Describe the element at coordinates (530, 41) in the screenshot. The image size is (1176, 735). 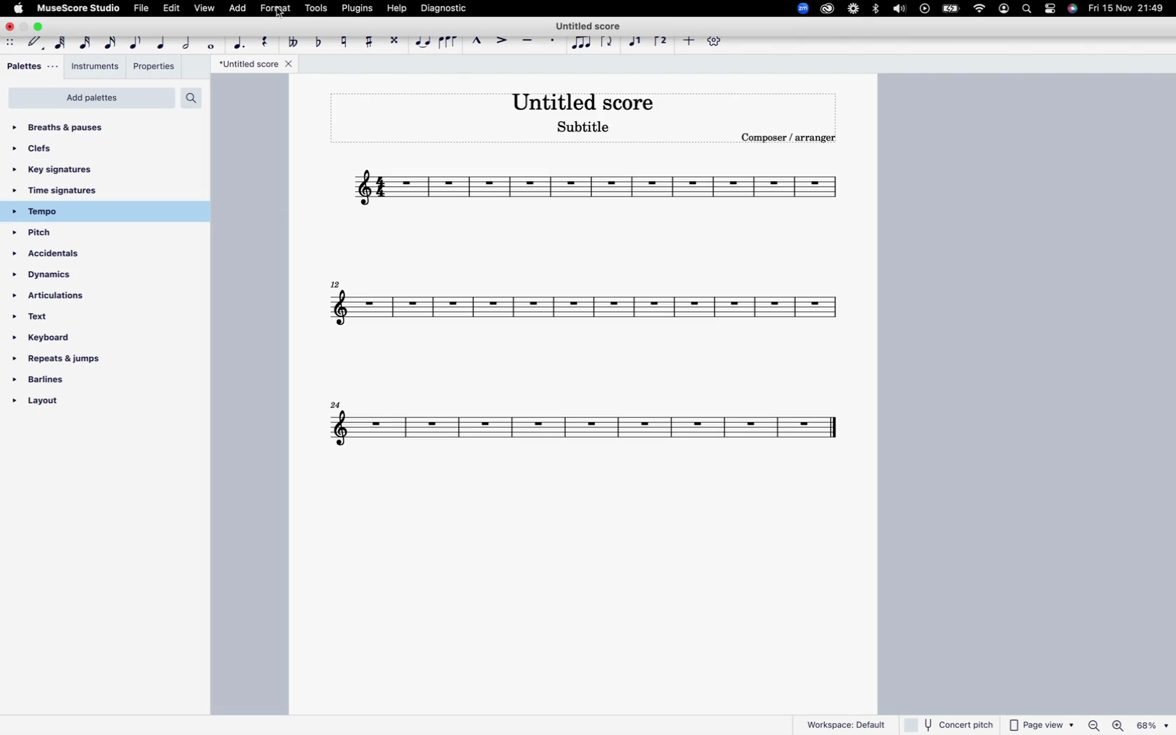
I see `tenuto` at that location.